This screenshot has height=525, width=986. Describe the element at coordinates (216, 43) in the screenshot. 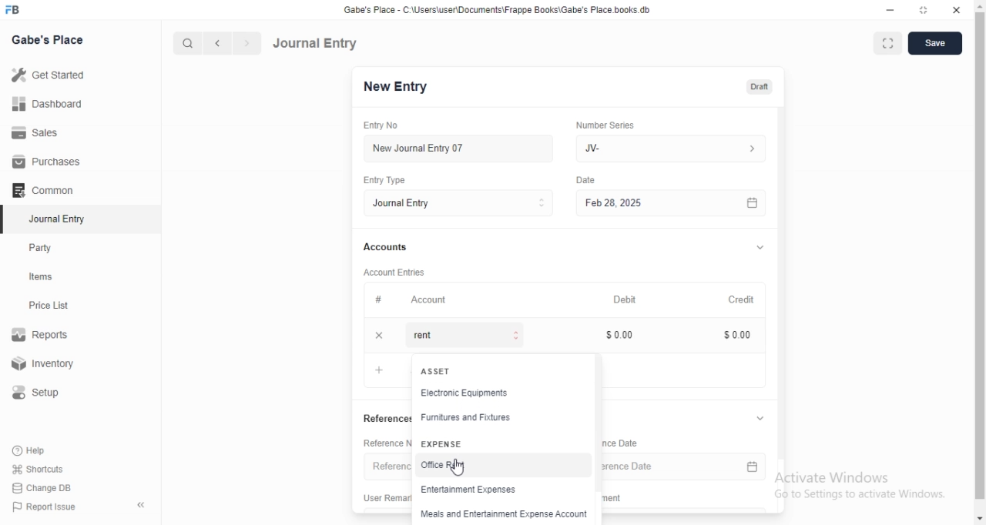

I see `backward` at that location.